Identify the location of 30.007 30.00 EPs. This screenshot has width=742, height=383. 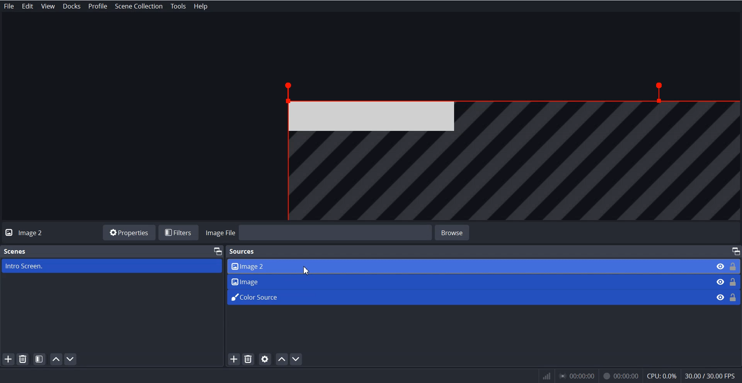
(713, 375).